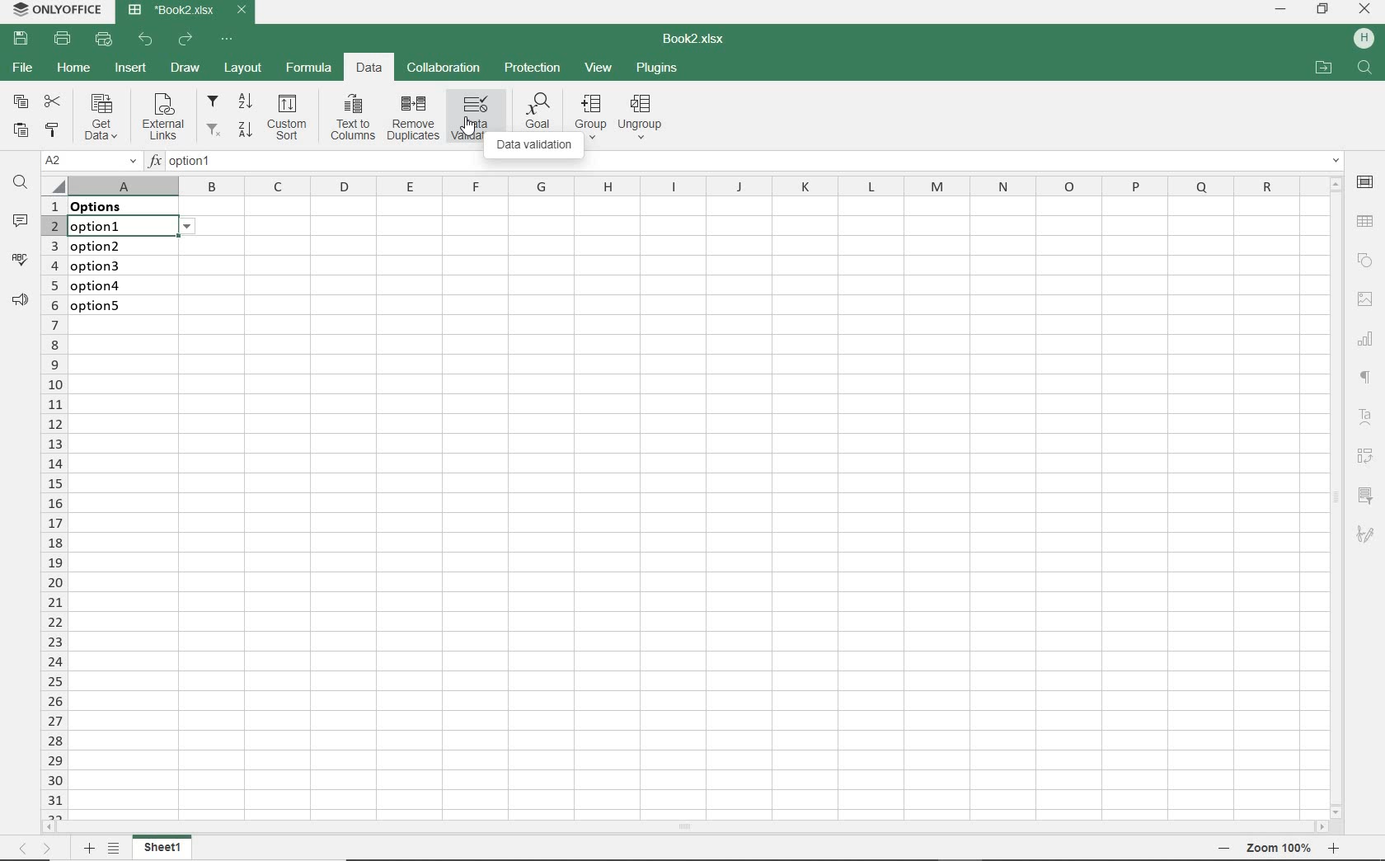 The width and height of the screenshot is (1385, 861). I want to click on remove duplicates, so click(413, 119).